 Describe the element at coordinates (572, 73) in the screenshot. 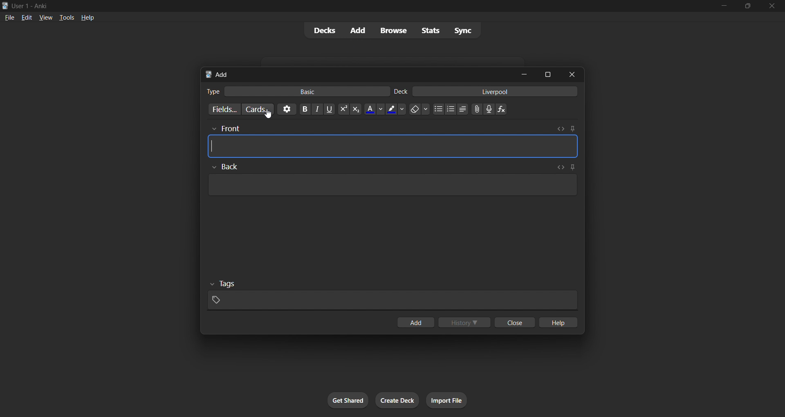

I see `close` at that location.